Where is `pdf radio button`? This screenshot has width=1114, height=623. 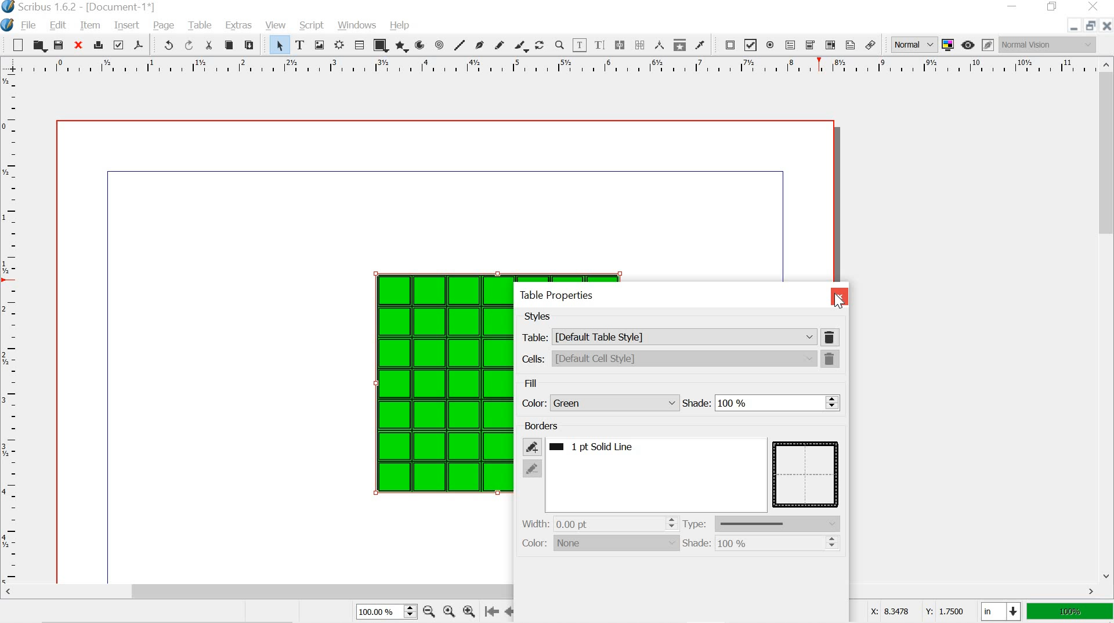 pdf radio button is located at coordinates (769, 45).